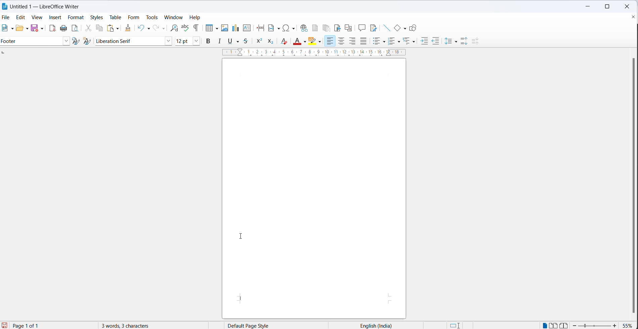  I want to click on bold, so click(210, 41).